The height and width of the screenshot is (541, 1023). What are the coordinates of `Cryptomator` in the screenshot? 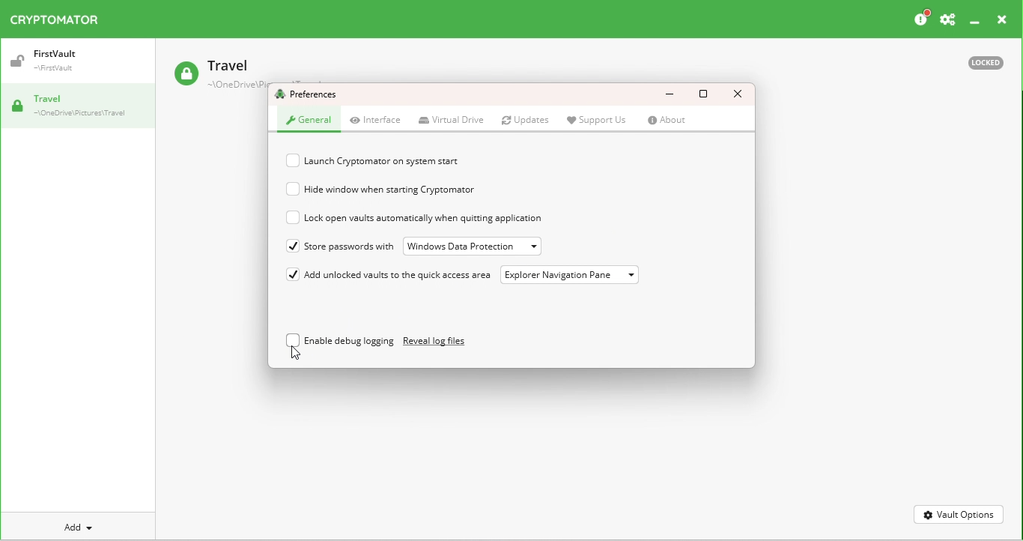 It's located at (60, 19).